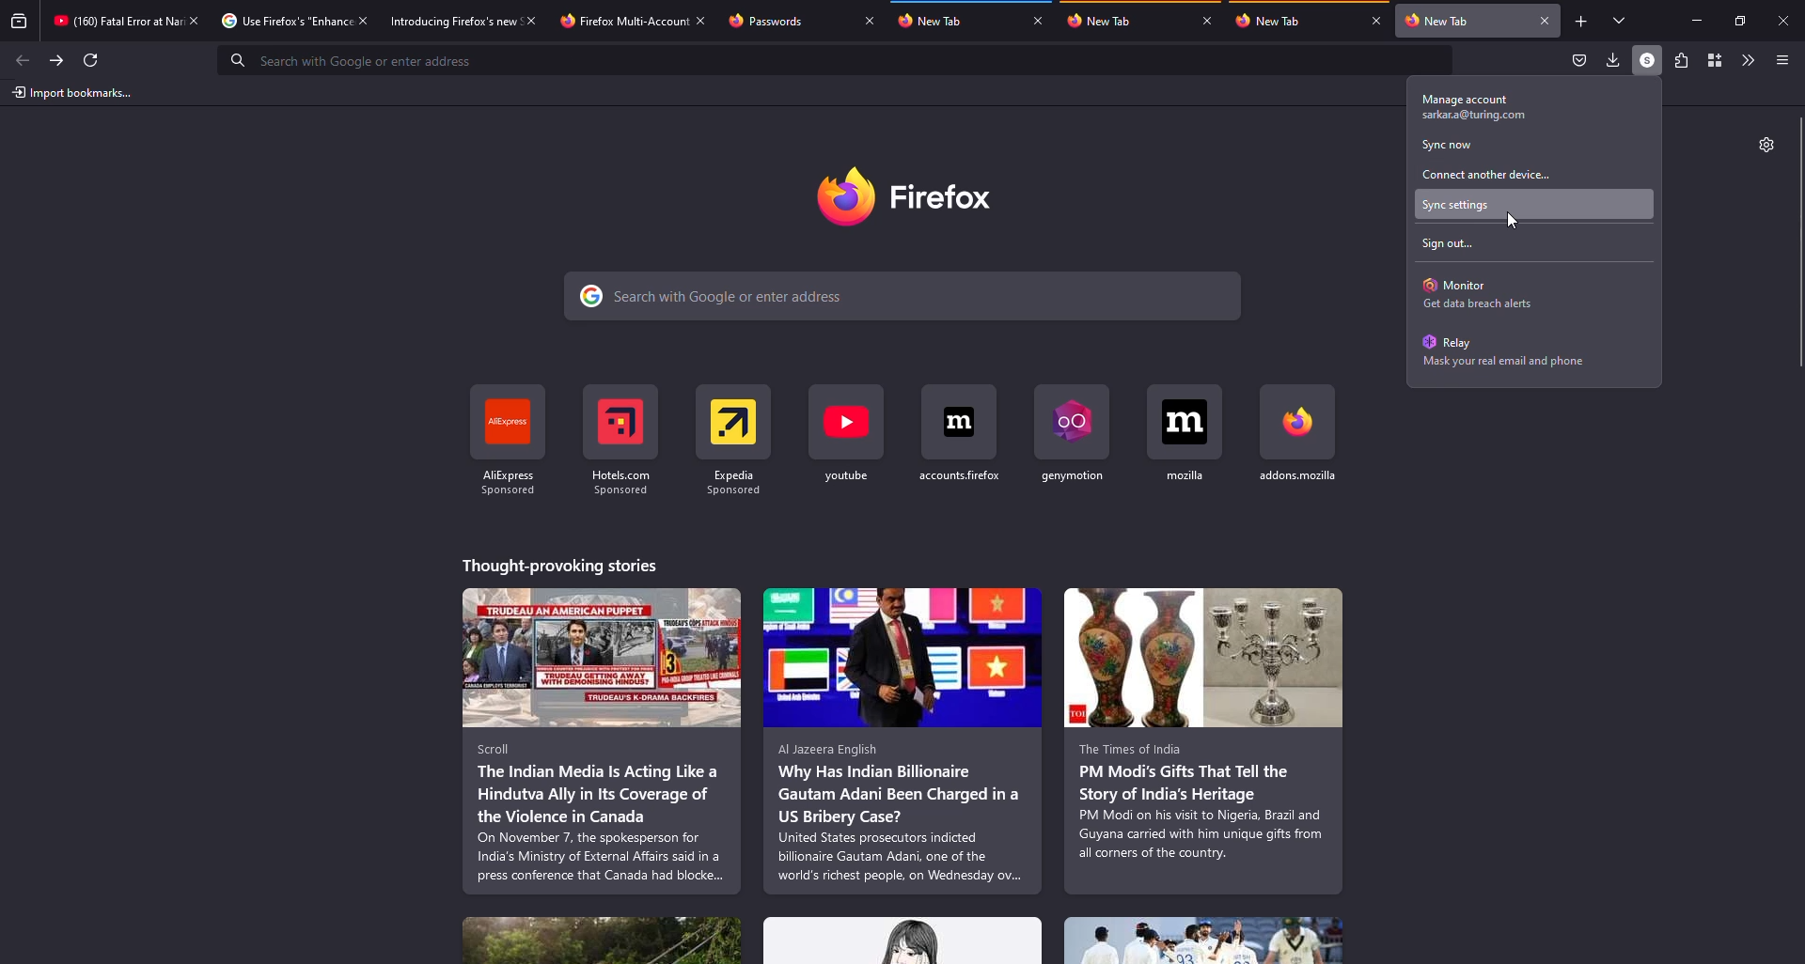 This screenshot has width=1805, height=964. I want to click on save to packet, so click(1576, 60).